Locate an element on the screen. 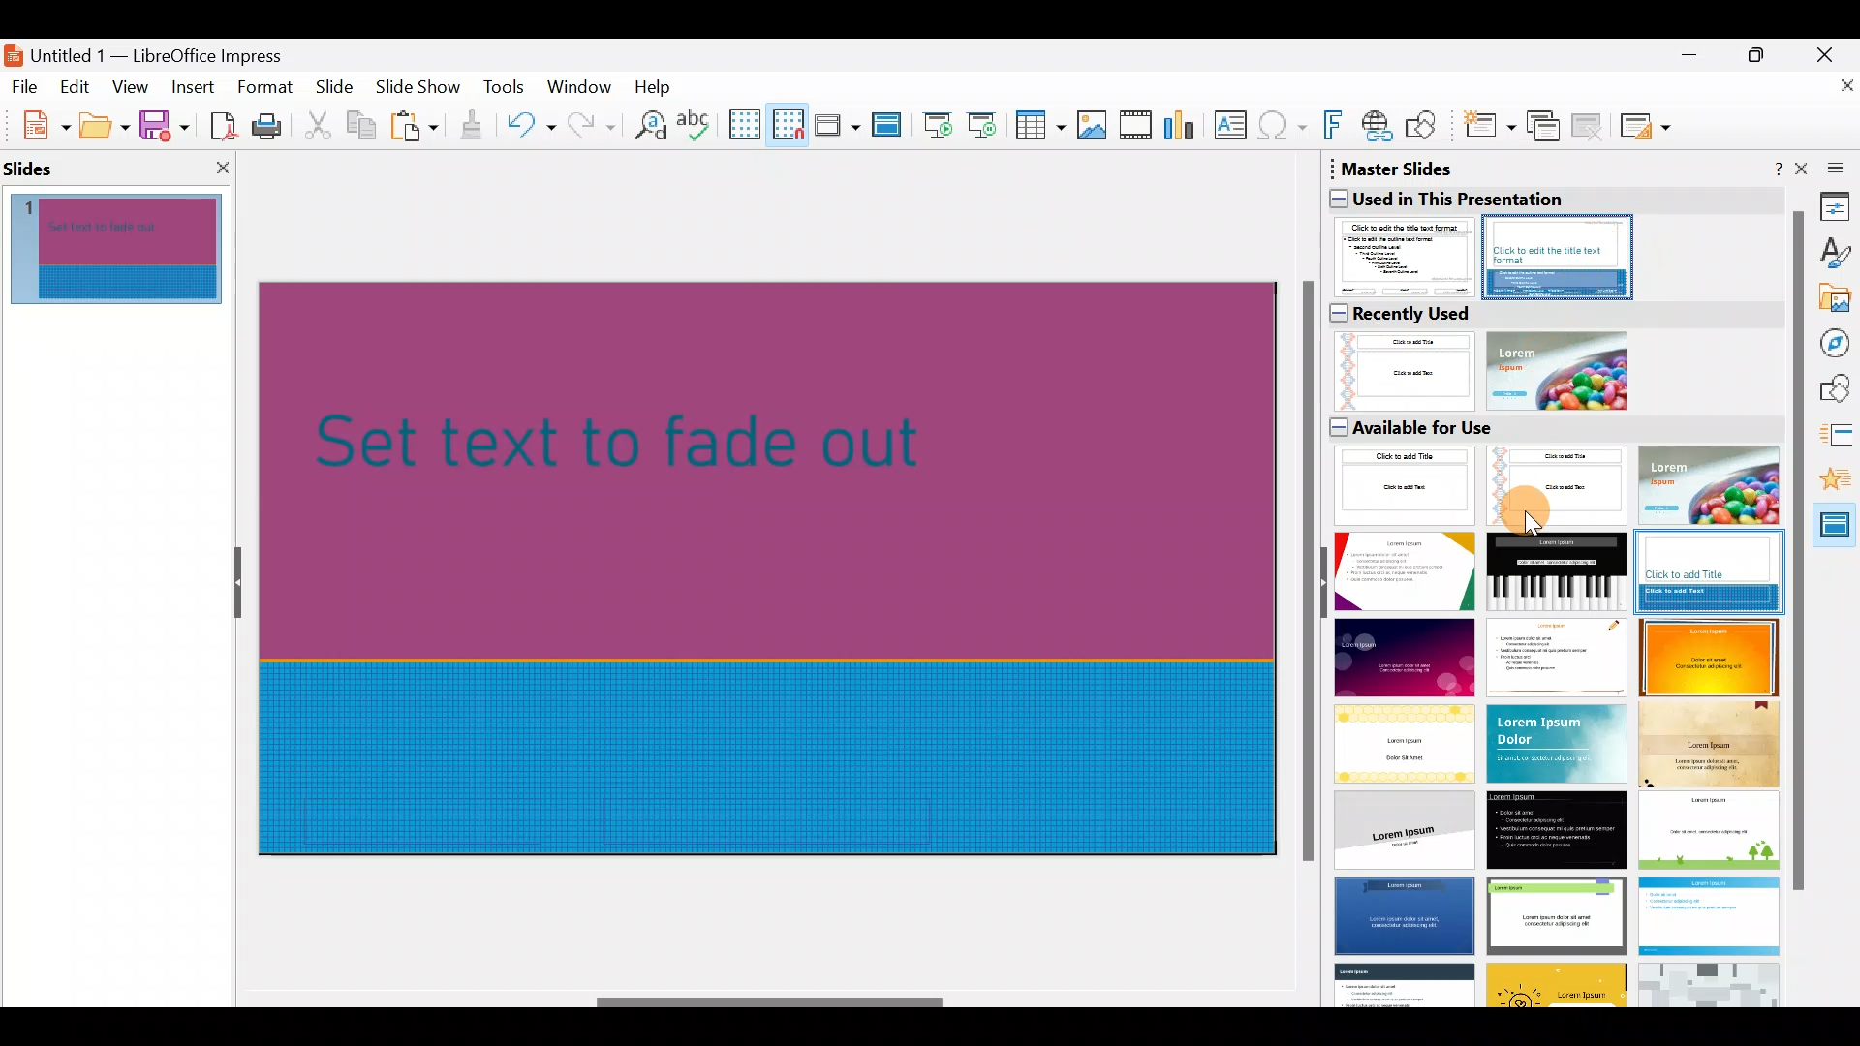  close slide is located at coordinates (227, 163).